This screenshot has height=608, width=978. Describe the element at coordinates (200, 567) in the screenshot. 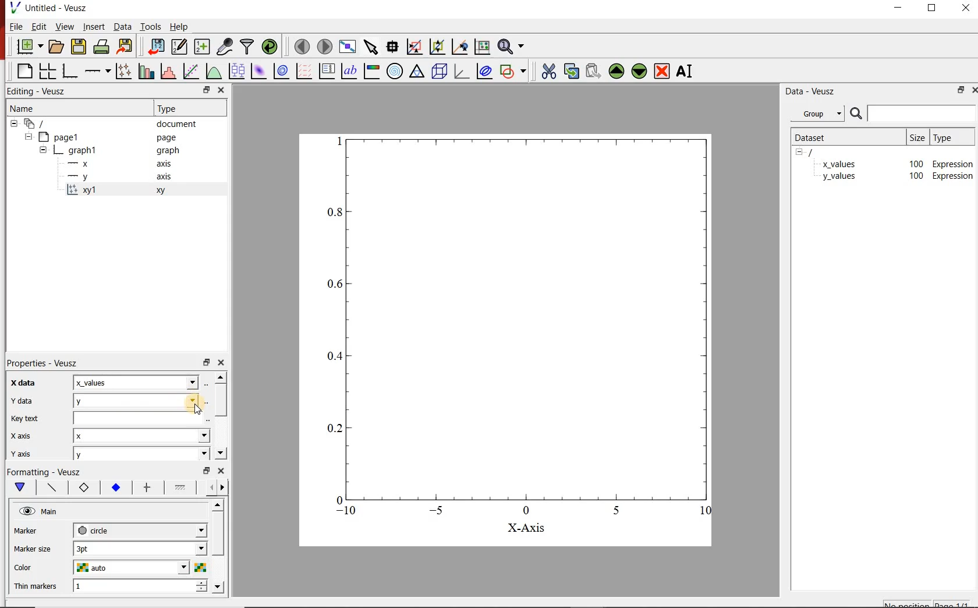

I see `colors` at that location.